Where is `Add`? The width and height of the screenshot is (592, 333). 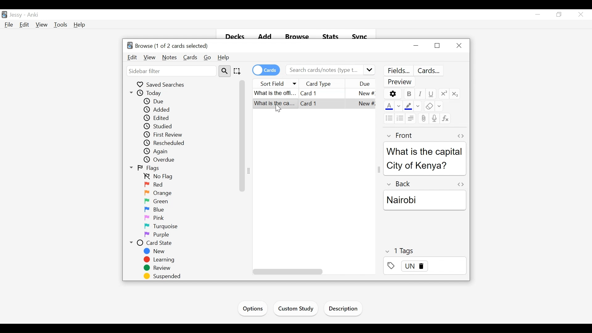
Add is located at coordinates (264, 37).